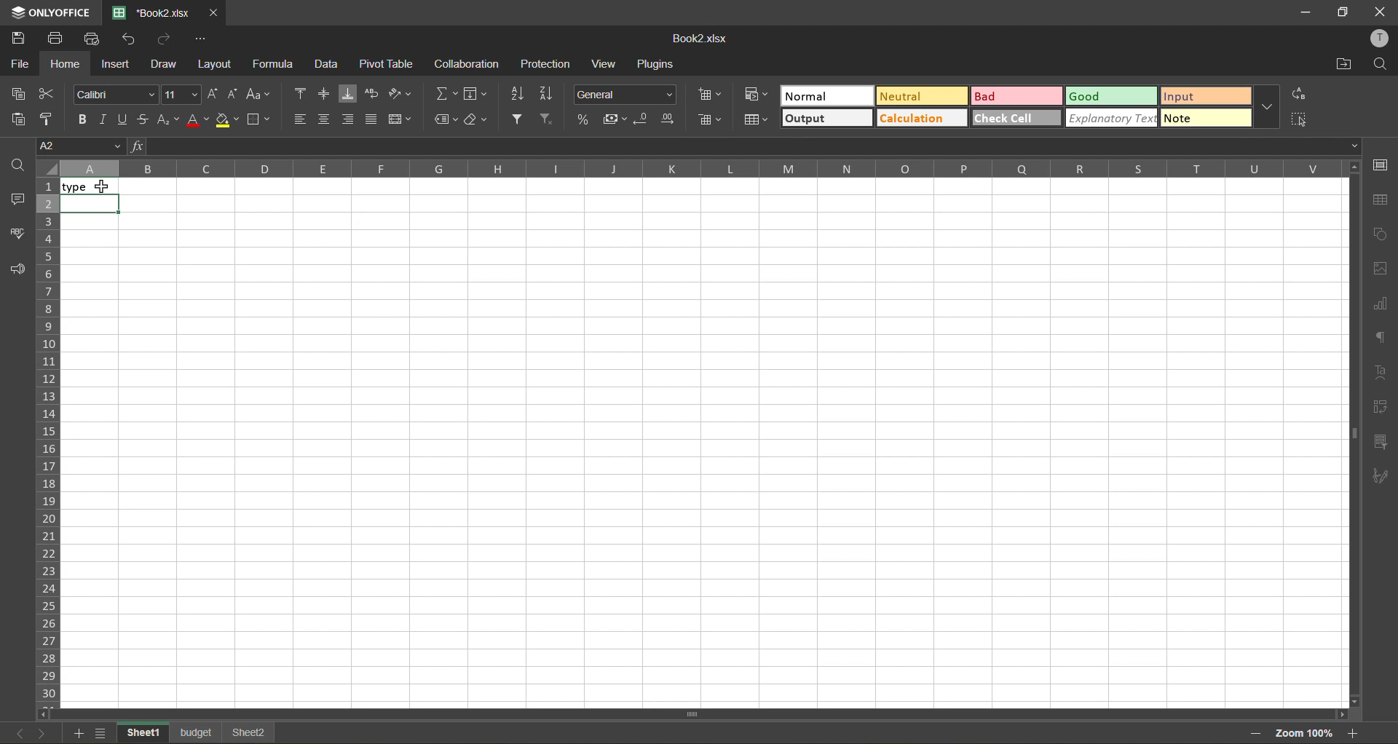 The image size is (1398, 744). What do you see at coordinates (401, 93) in the screenshot?
I see `orientation` at bounding box center [401, 93].